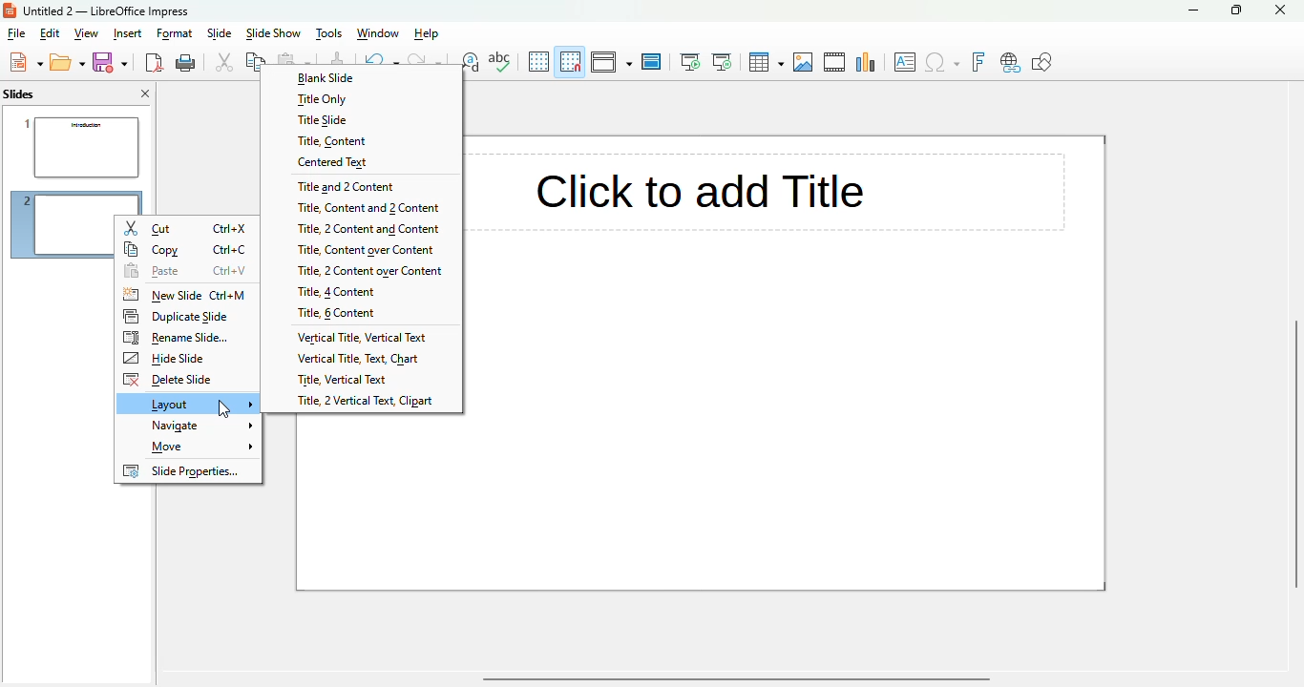 This screenshot has height=687, width=1304. What do you see at coordinates (127, 34) in the screenshot?
I see `insert` at bounding box center [127, 34].